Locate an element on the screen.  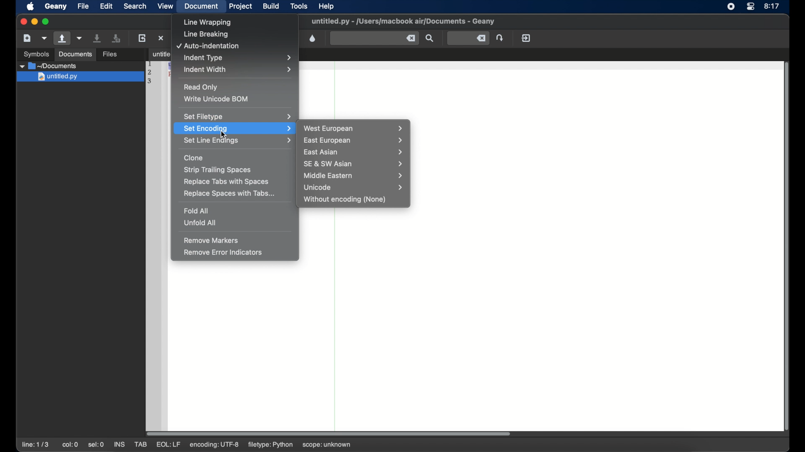
remove markers is located at coordinates (211, 240).